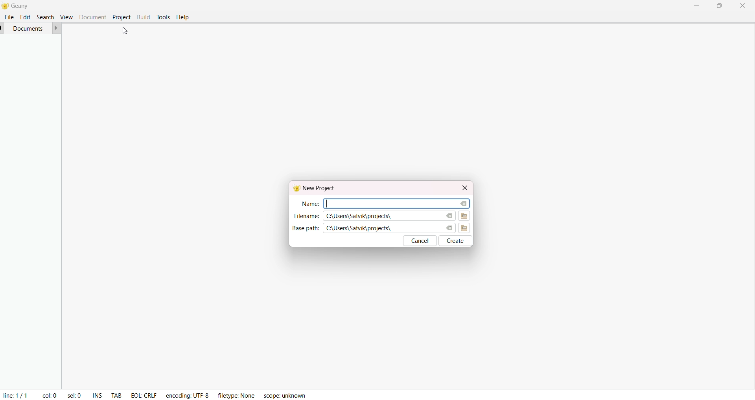  I want to click on sel: 0, so click(74, 394).